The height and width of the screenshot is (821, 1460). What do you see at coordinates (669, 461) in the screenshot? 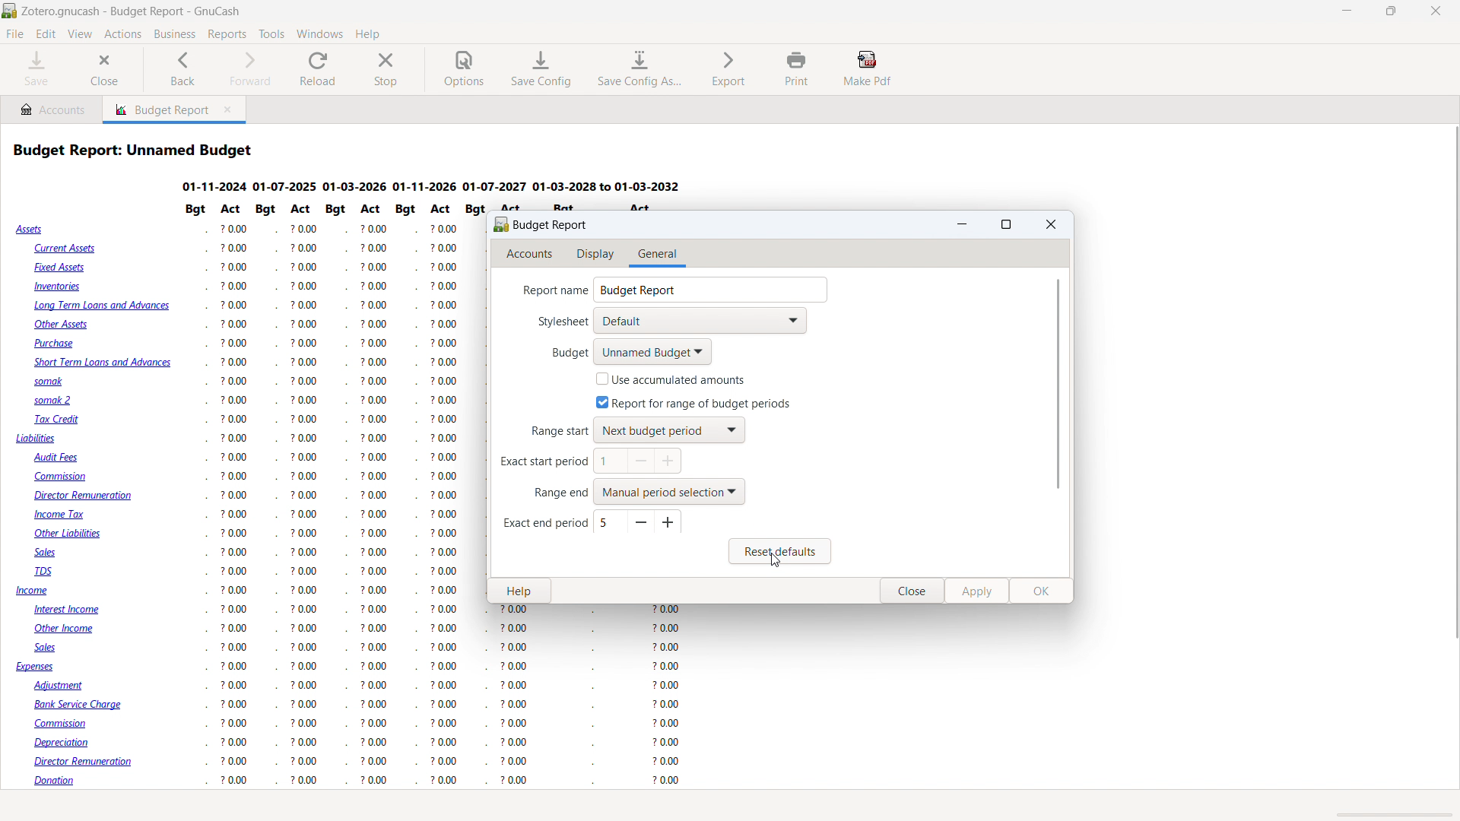
I see `increase` at bounding box center [669, 461].